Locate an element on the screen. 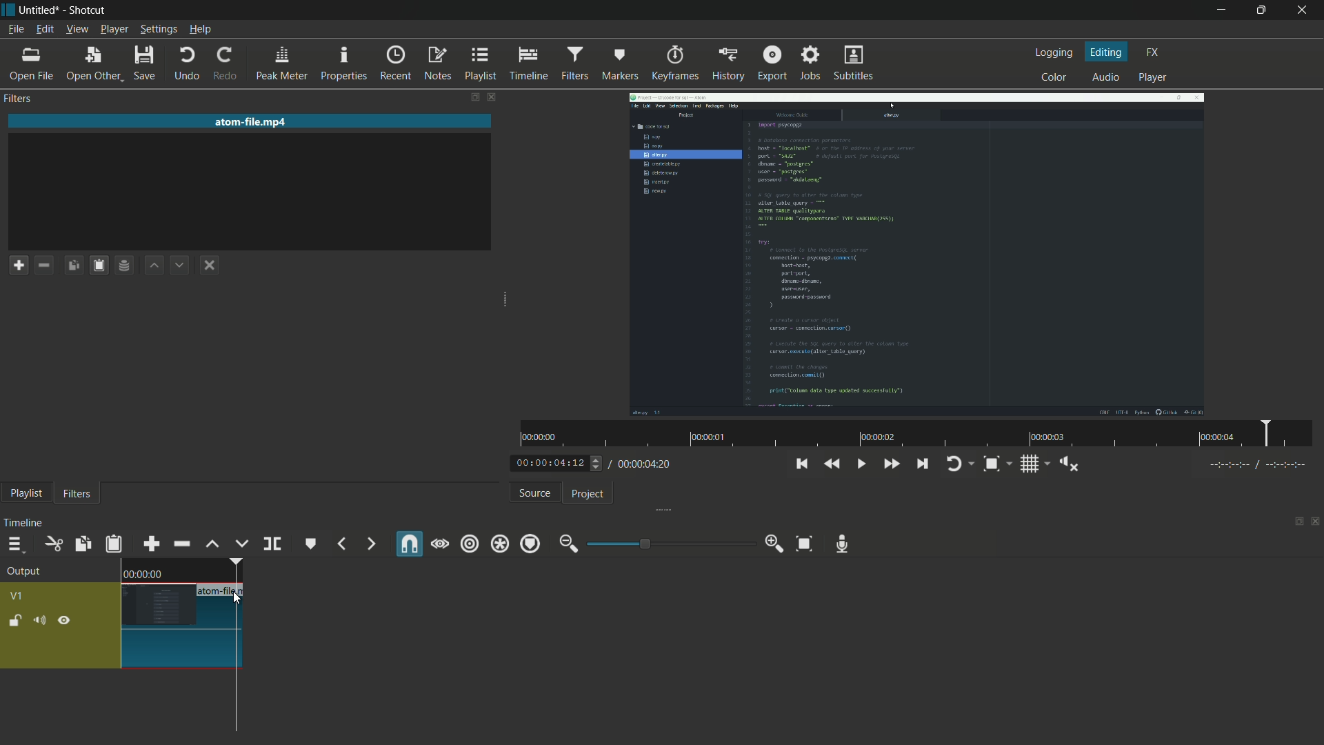 Image resolution: width=1324 pixels, height=745 pixels. choose color is located at coordinates (254, 617).